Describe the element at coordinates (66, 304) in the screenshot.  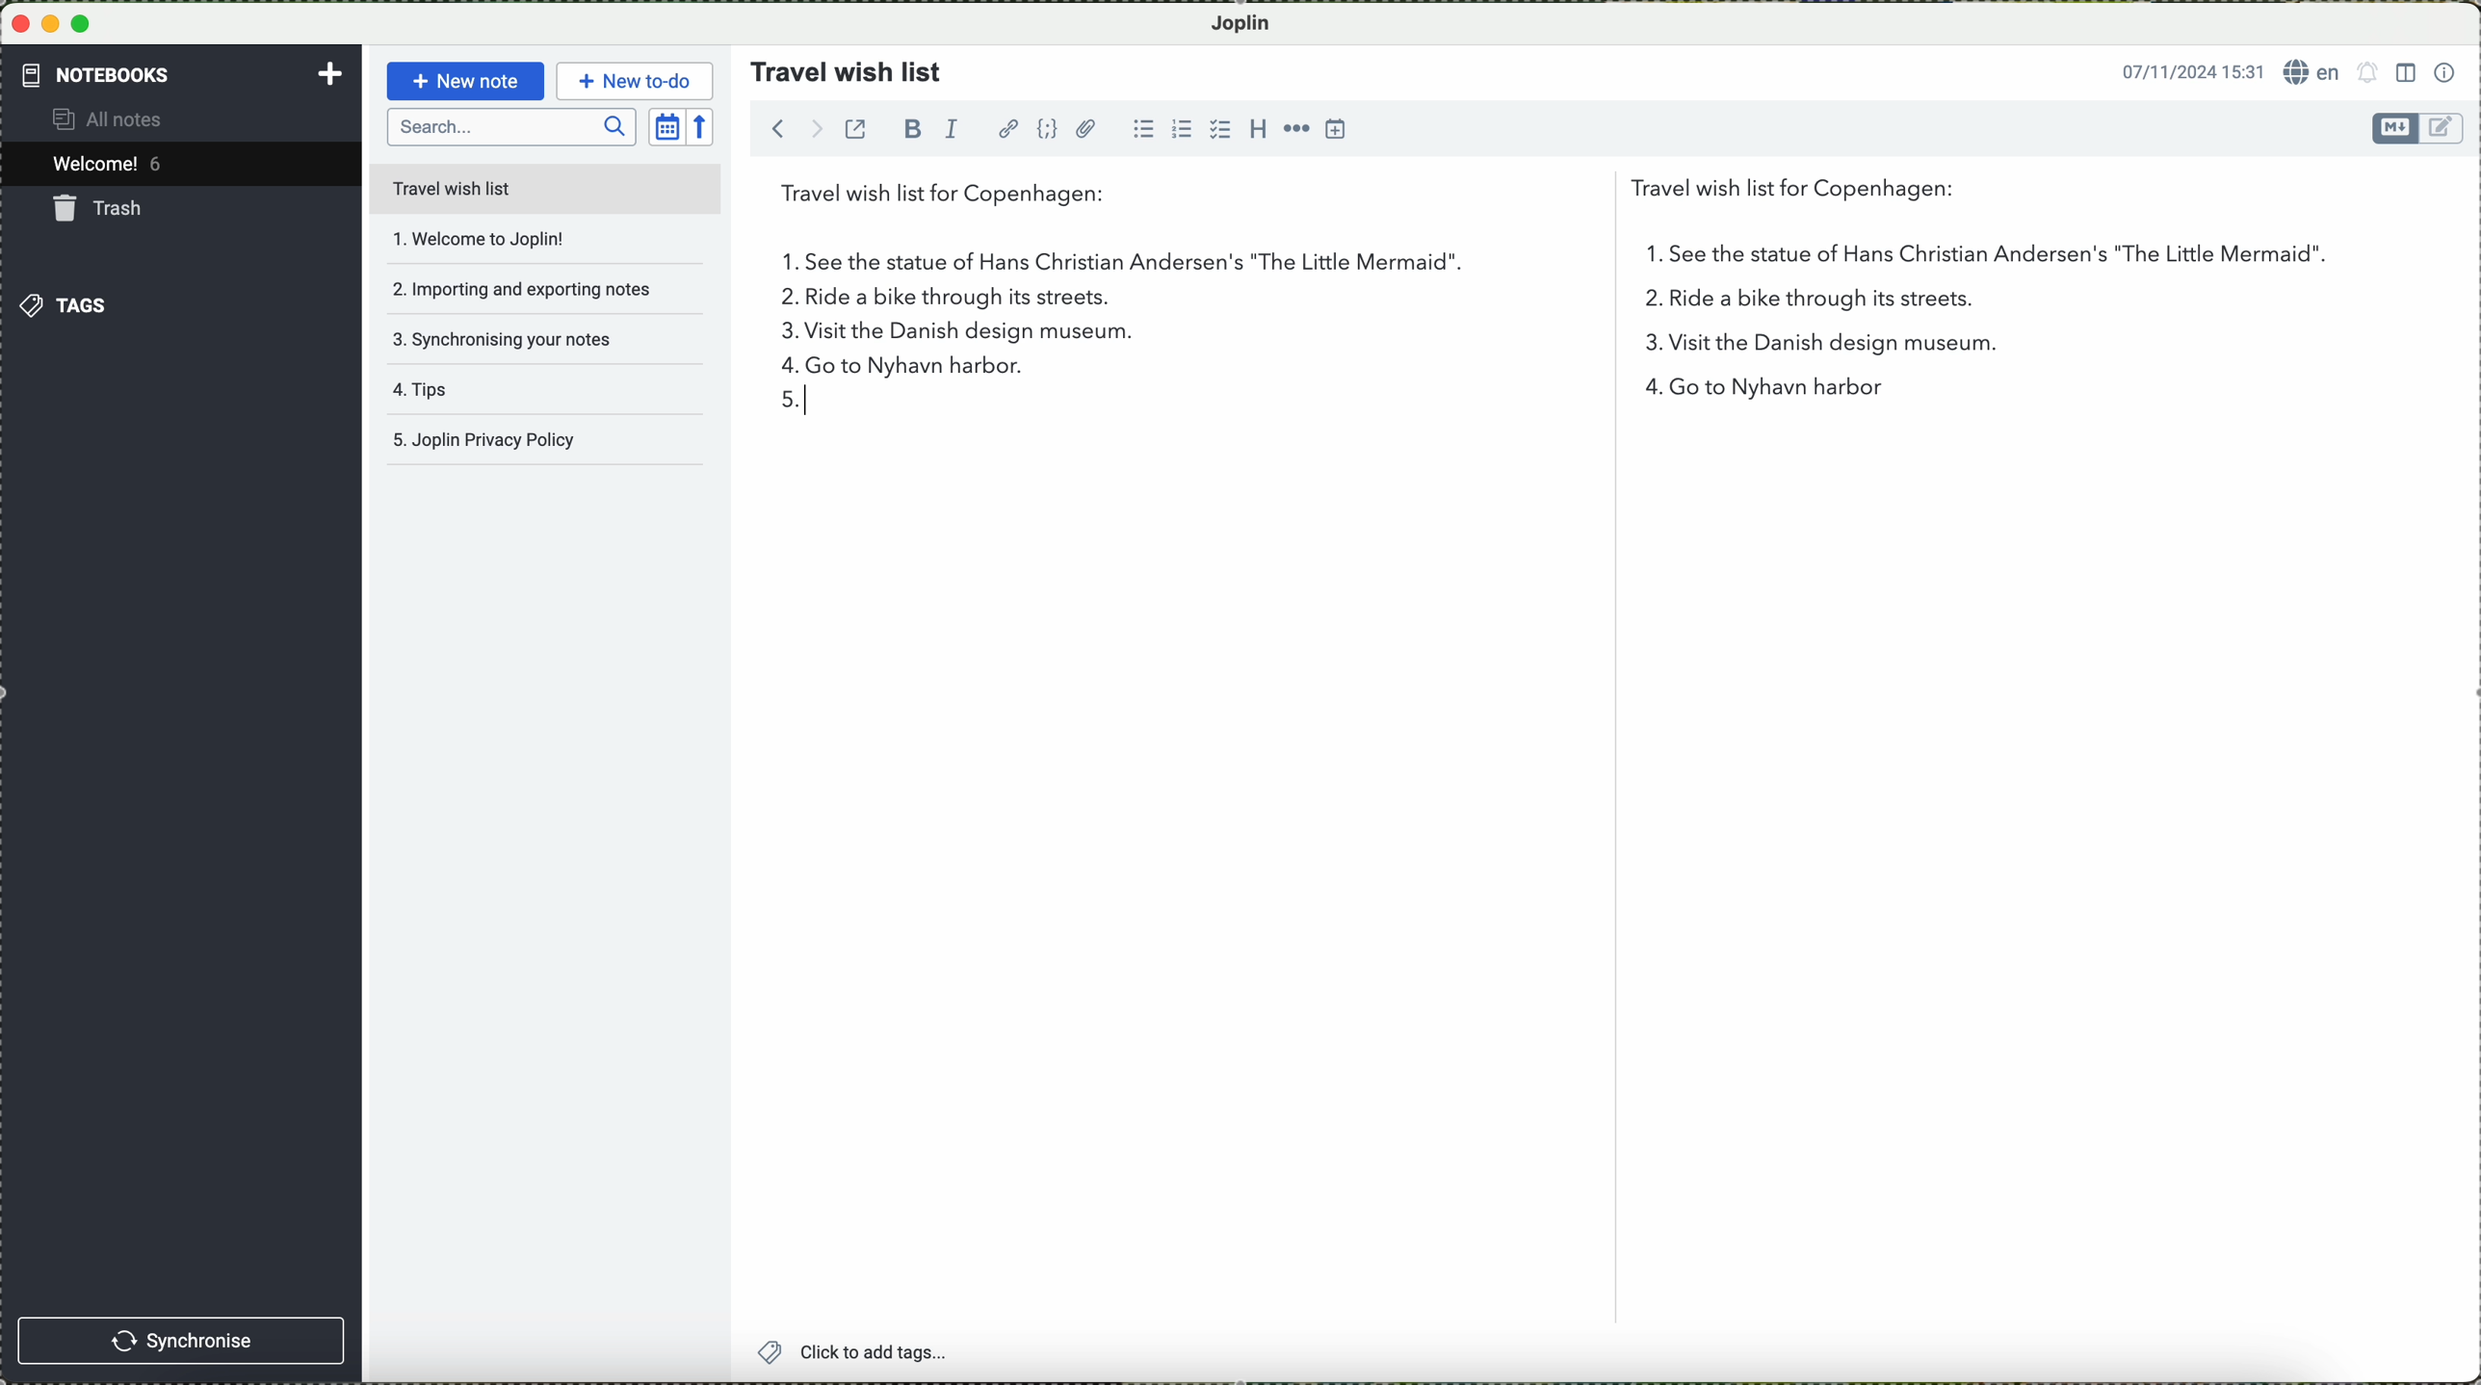
I see `tags` at that location.